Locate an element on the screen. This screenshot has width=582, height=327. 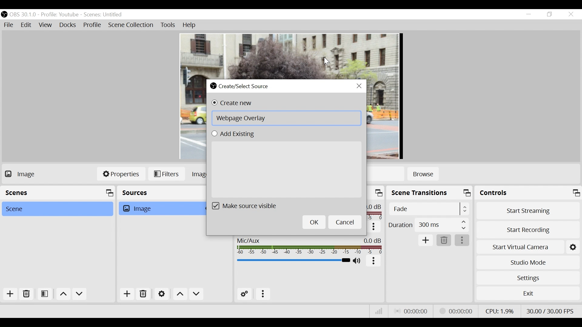
Advanced Audio Settings is located at coordinates (245, 294).